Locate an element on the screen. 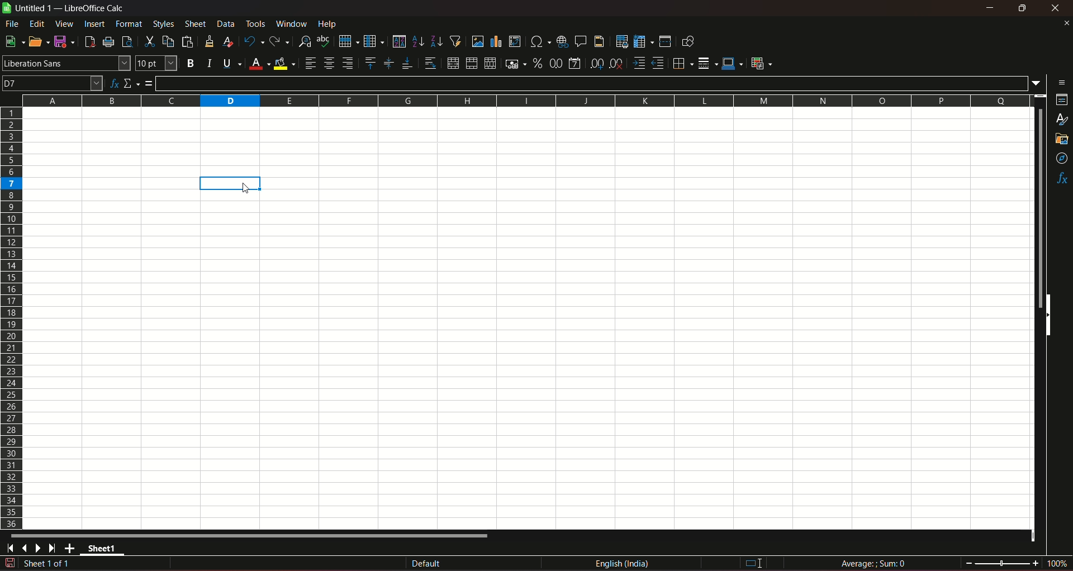 The width and height of the screenshot is (1073, 571). edit is located at coordinates (37, 23).